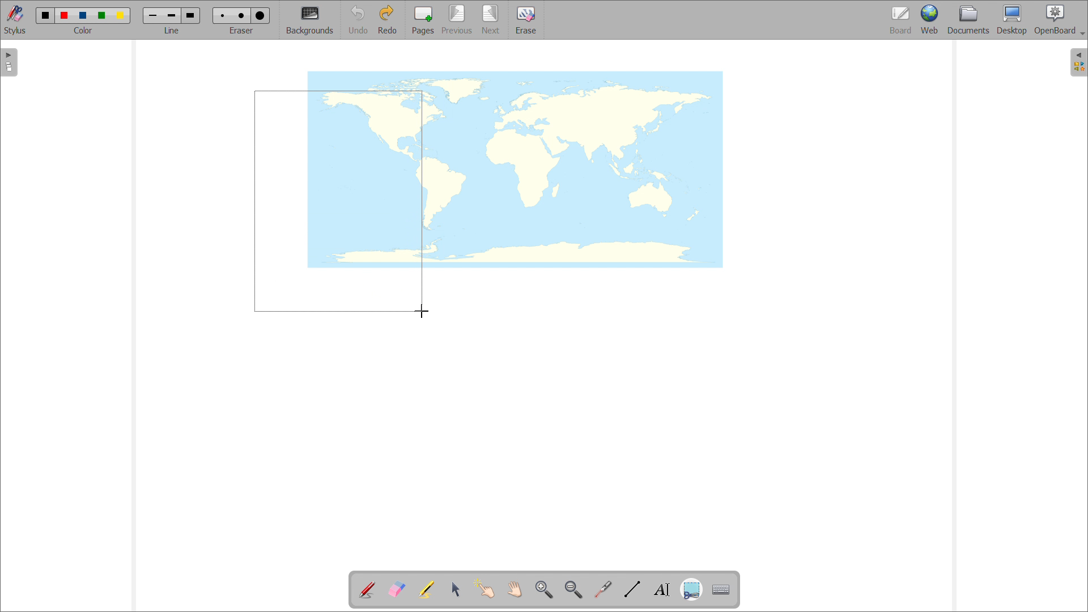 This screenshot has width=1088, height=612. What do you see at coordinates (243, 15) in the screenshot?
I see `medium` at bounding box center [243, 15].